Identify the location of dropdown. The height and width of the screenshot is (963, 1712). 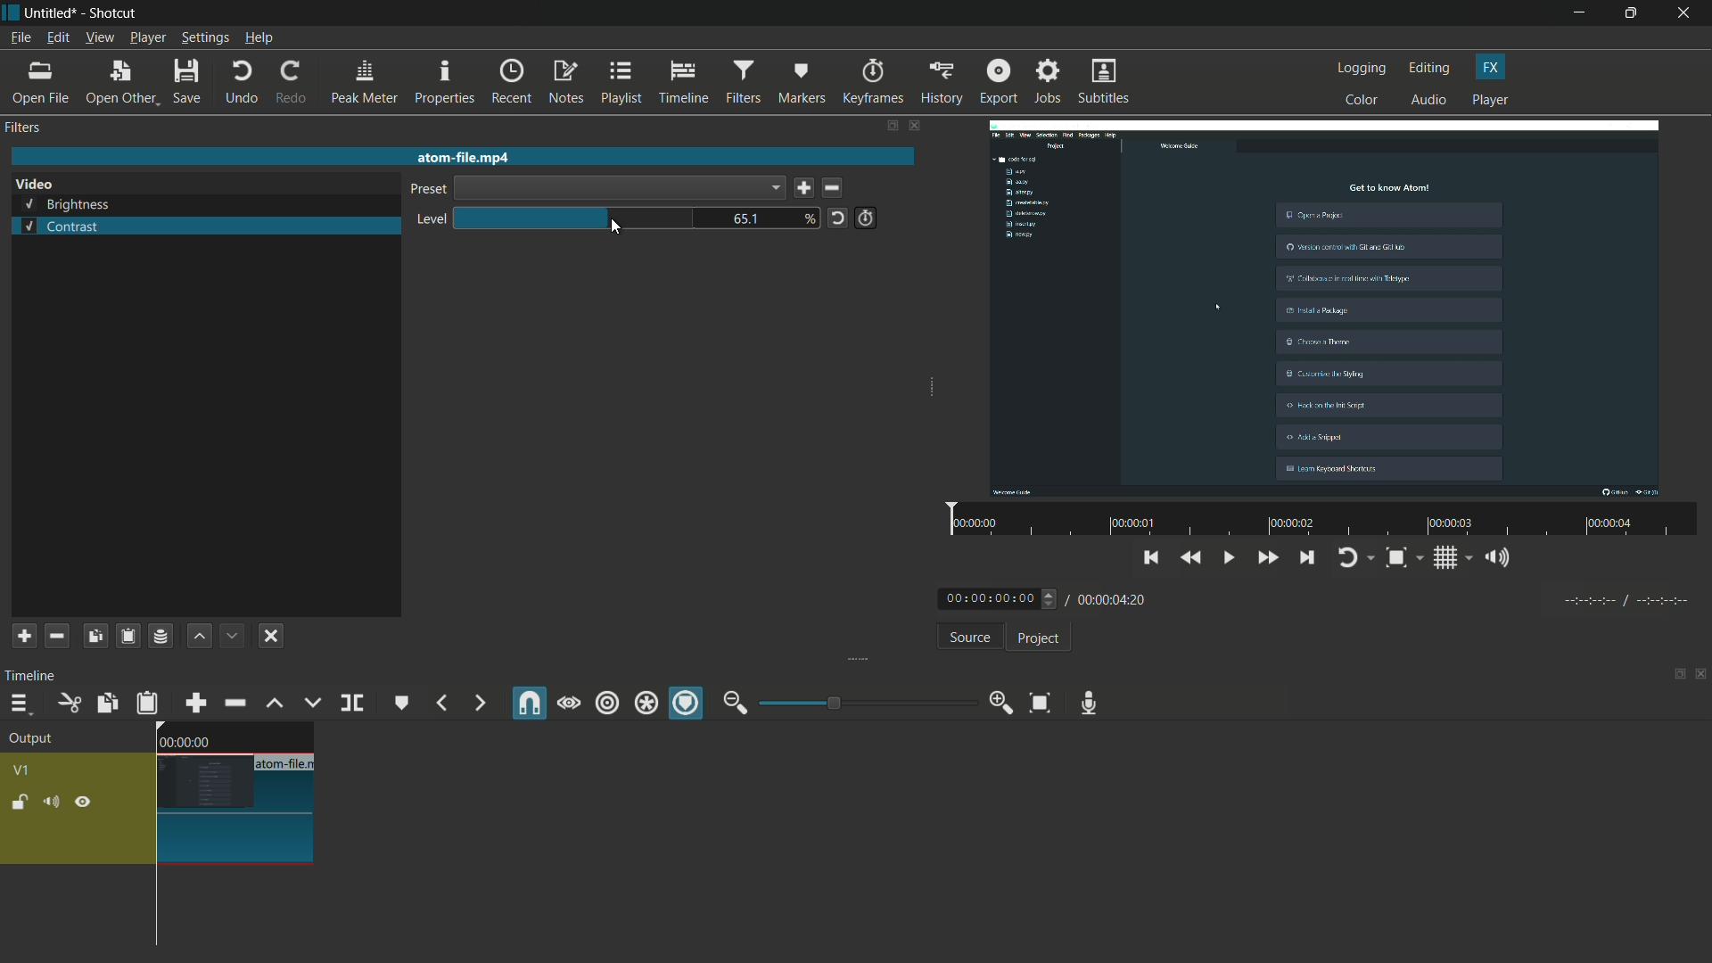
(619, 188).